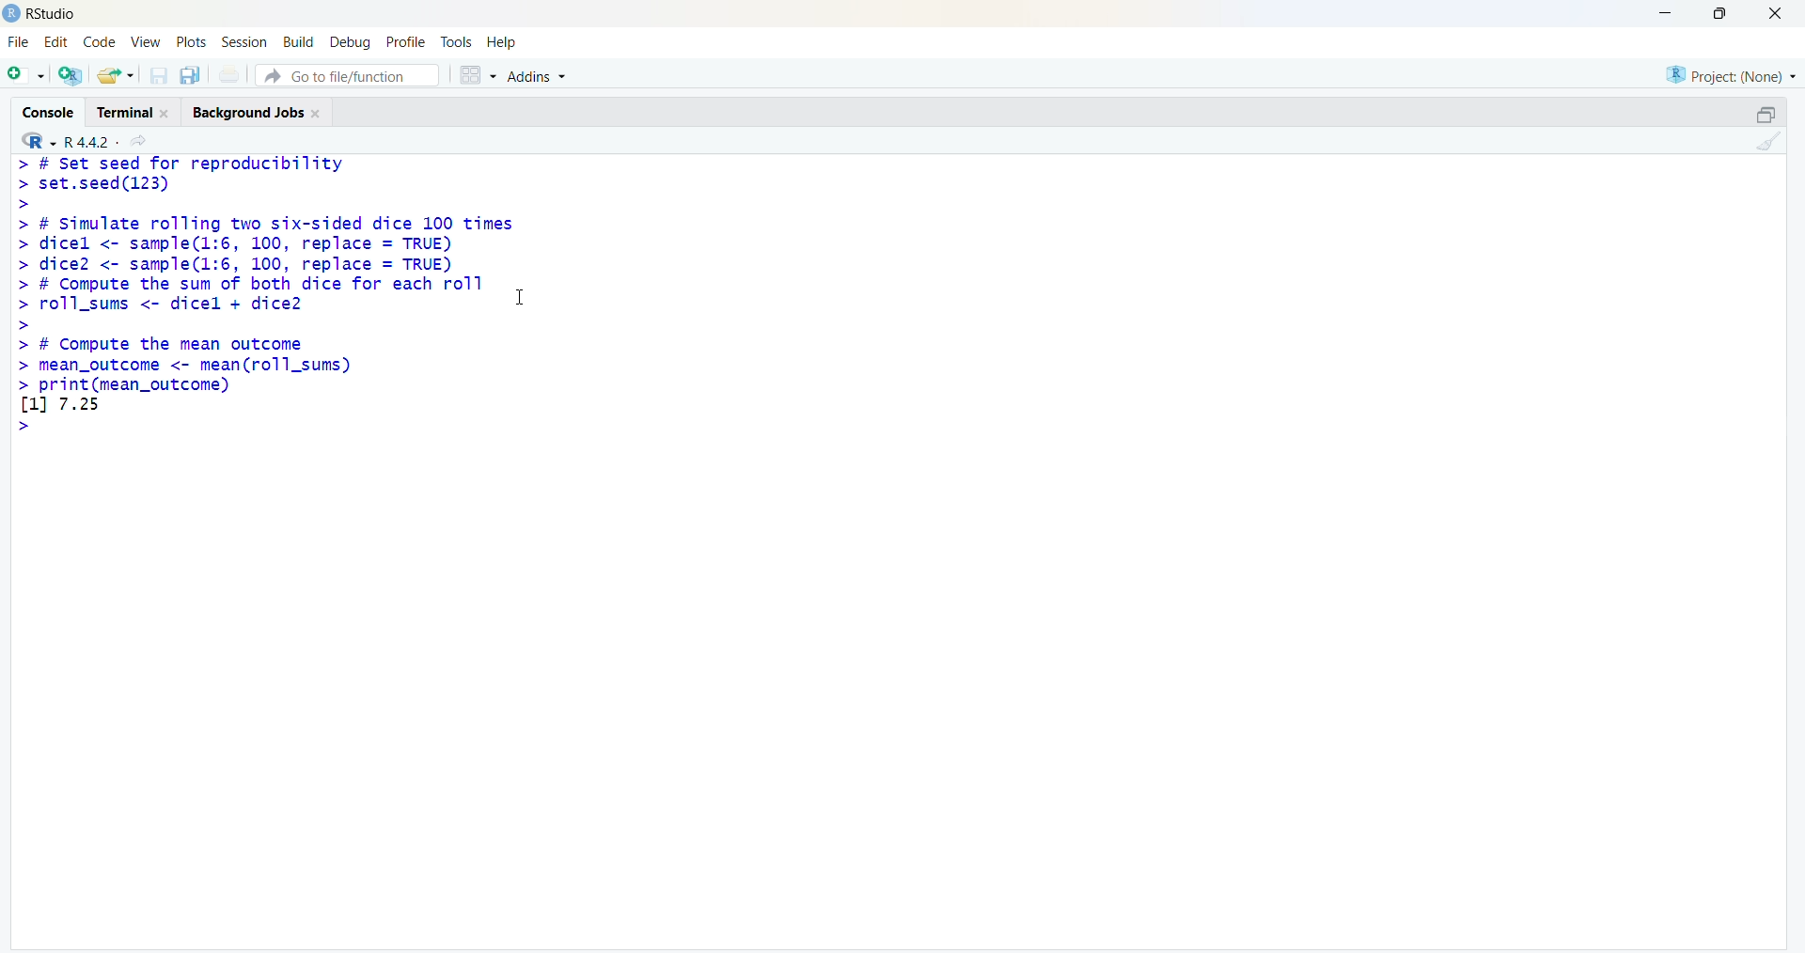 Image resolution: width=1805 pixels, height=953 pixels. Describe the element at coordinates (1769, 140) in the screenshot. I see `clean` at that location.